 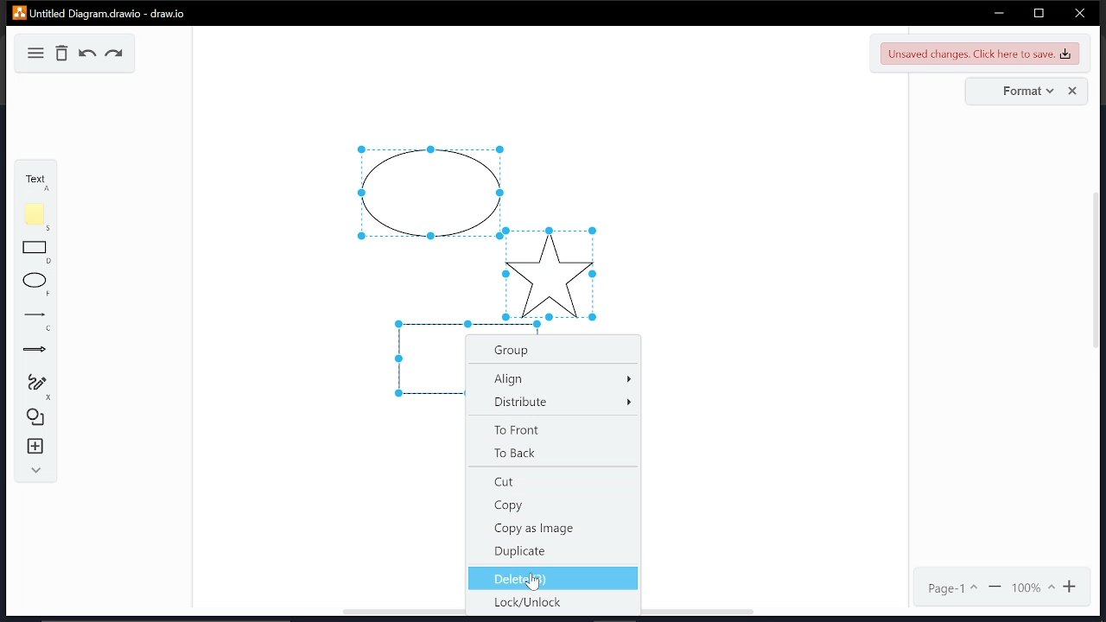 What do you see at coordinates (552, 483) in the screenshot?
I see `cut` at bounding box center [552, 483].